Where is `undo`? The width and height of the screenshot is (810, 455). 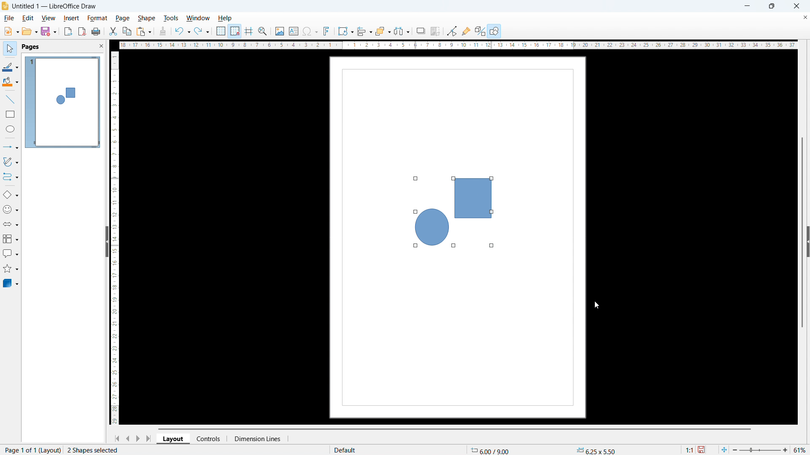
undo is located at coordinates (182, 32).